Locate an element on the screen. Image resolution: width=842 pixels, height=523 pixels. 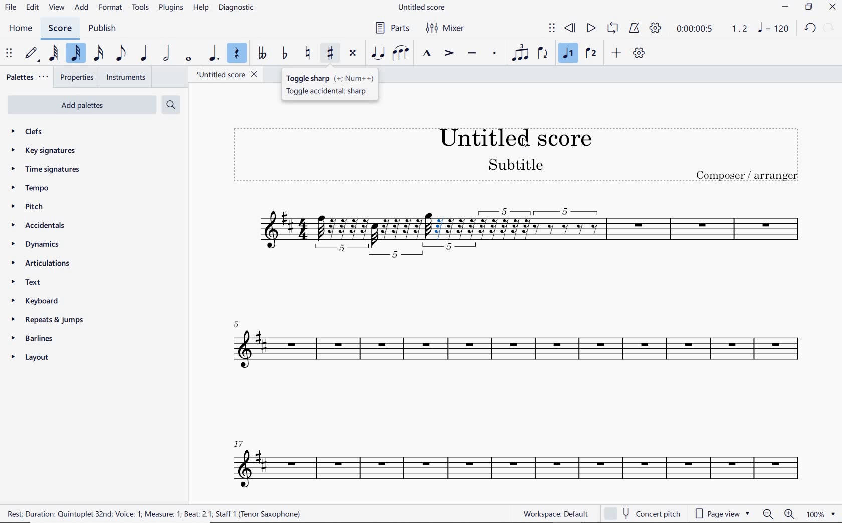
TOGGLE-DOUBLE FLAT is located at coordinates (262, 52).